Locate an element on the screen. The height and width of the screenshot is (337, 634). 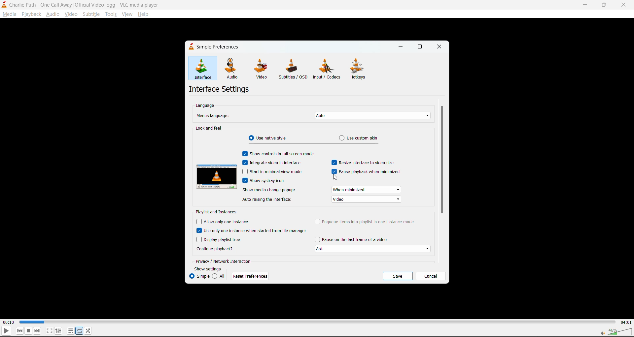
tools is located at coordinates (111, 14).